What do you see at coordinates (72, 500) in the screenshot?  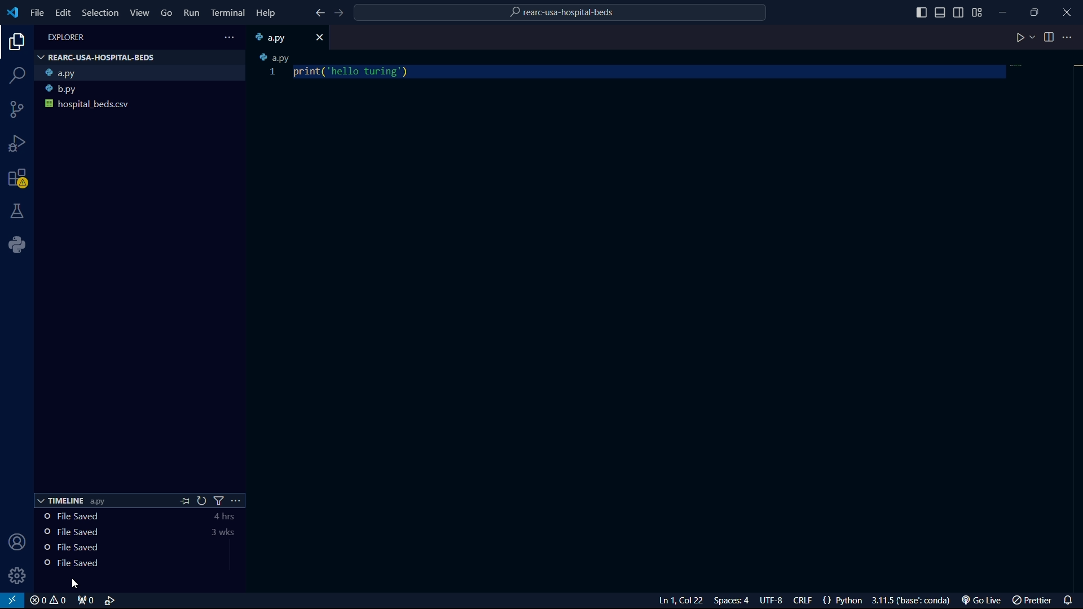 I see `timeline panel` at bounding box center [72, 500].